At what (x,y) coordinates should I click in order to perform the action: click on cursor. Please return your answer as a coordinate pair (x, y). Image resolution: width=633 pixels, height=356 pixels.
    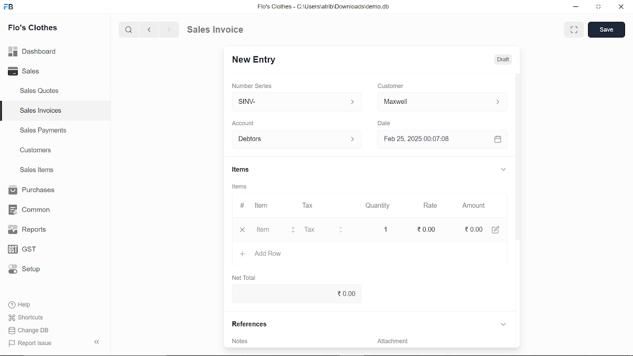
    Looking at the image, I should click on (268, 231).